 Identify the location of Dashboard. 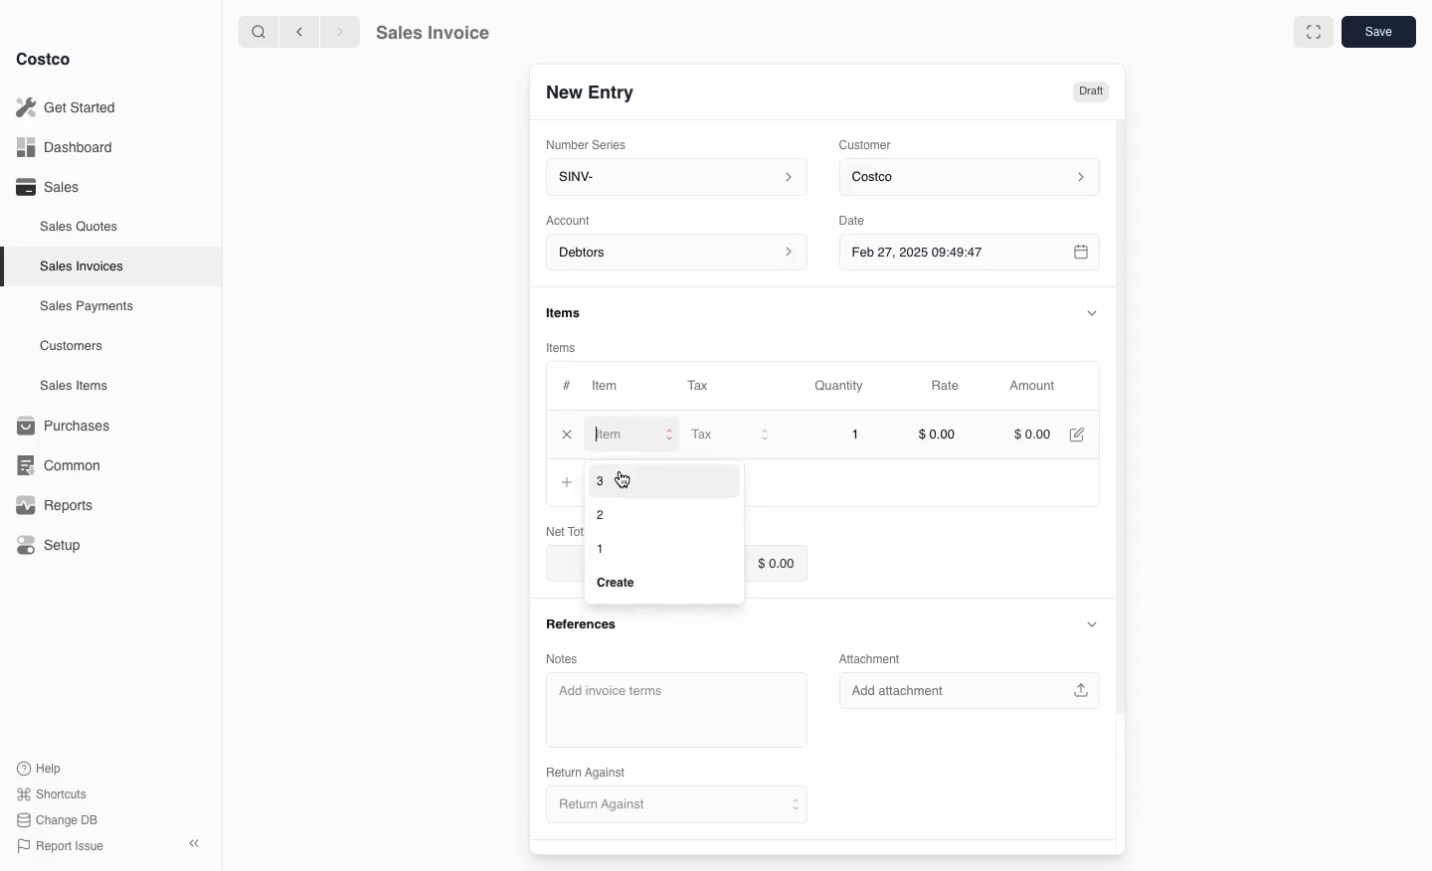
(70, 148).